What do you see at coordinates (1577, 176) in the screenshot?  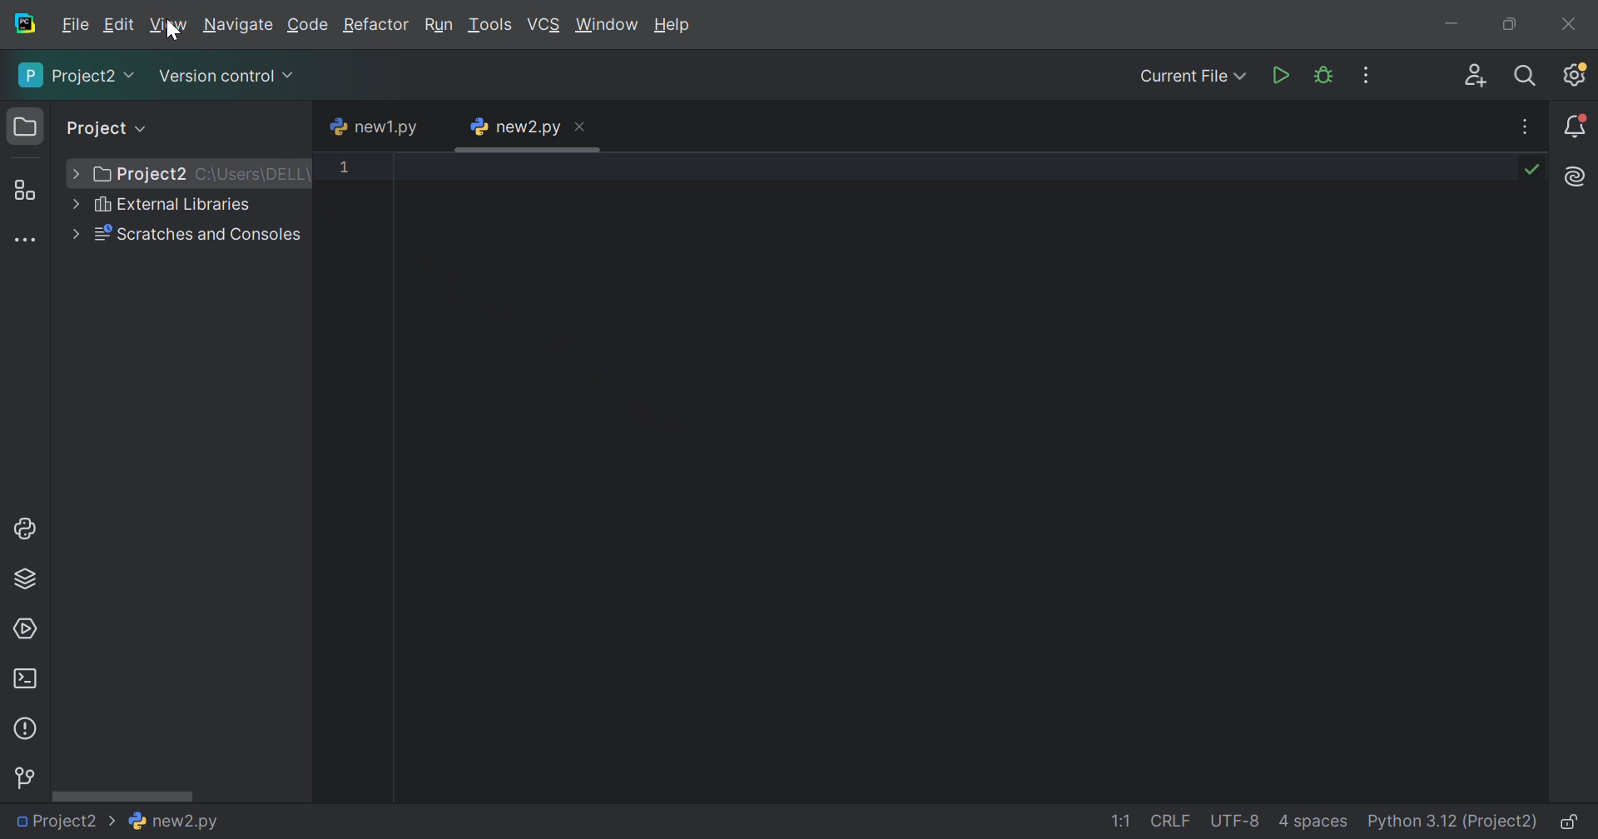 I see `AI Assistant` at bounding box center [1577, 176].